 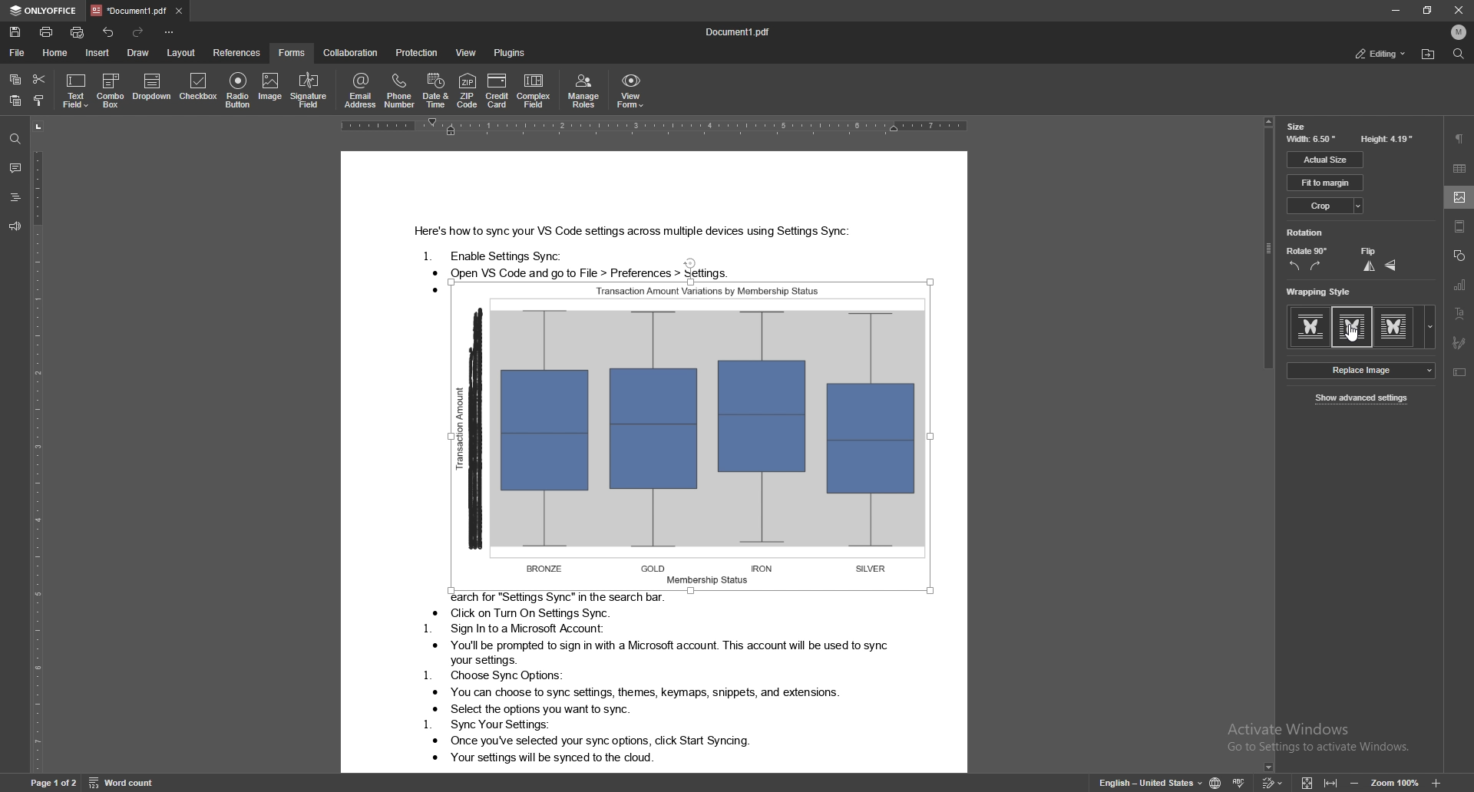 I want to click on undo, so click(x=110, y=32).